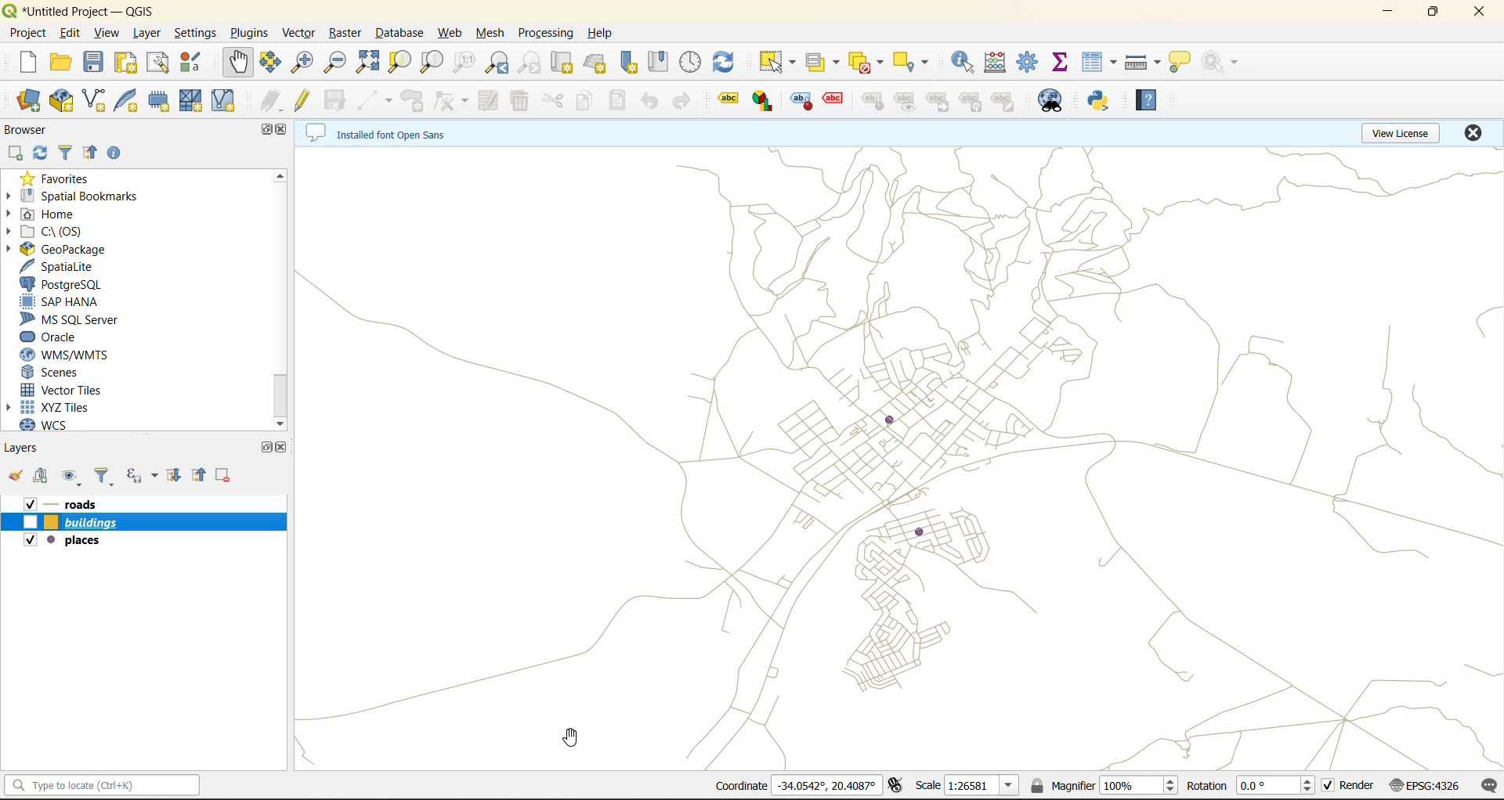  I want to click on zoom in, so click(301, 63).